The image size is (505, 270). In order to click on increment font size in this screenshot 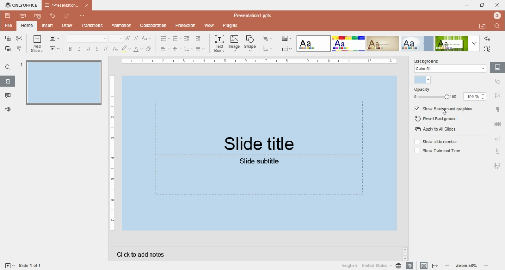, I will do `click(129, 39)`.